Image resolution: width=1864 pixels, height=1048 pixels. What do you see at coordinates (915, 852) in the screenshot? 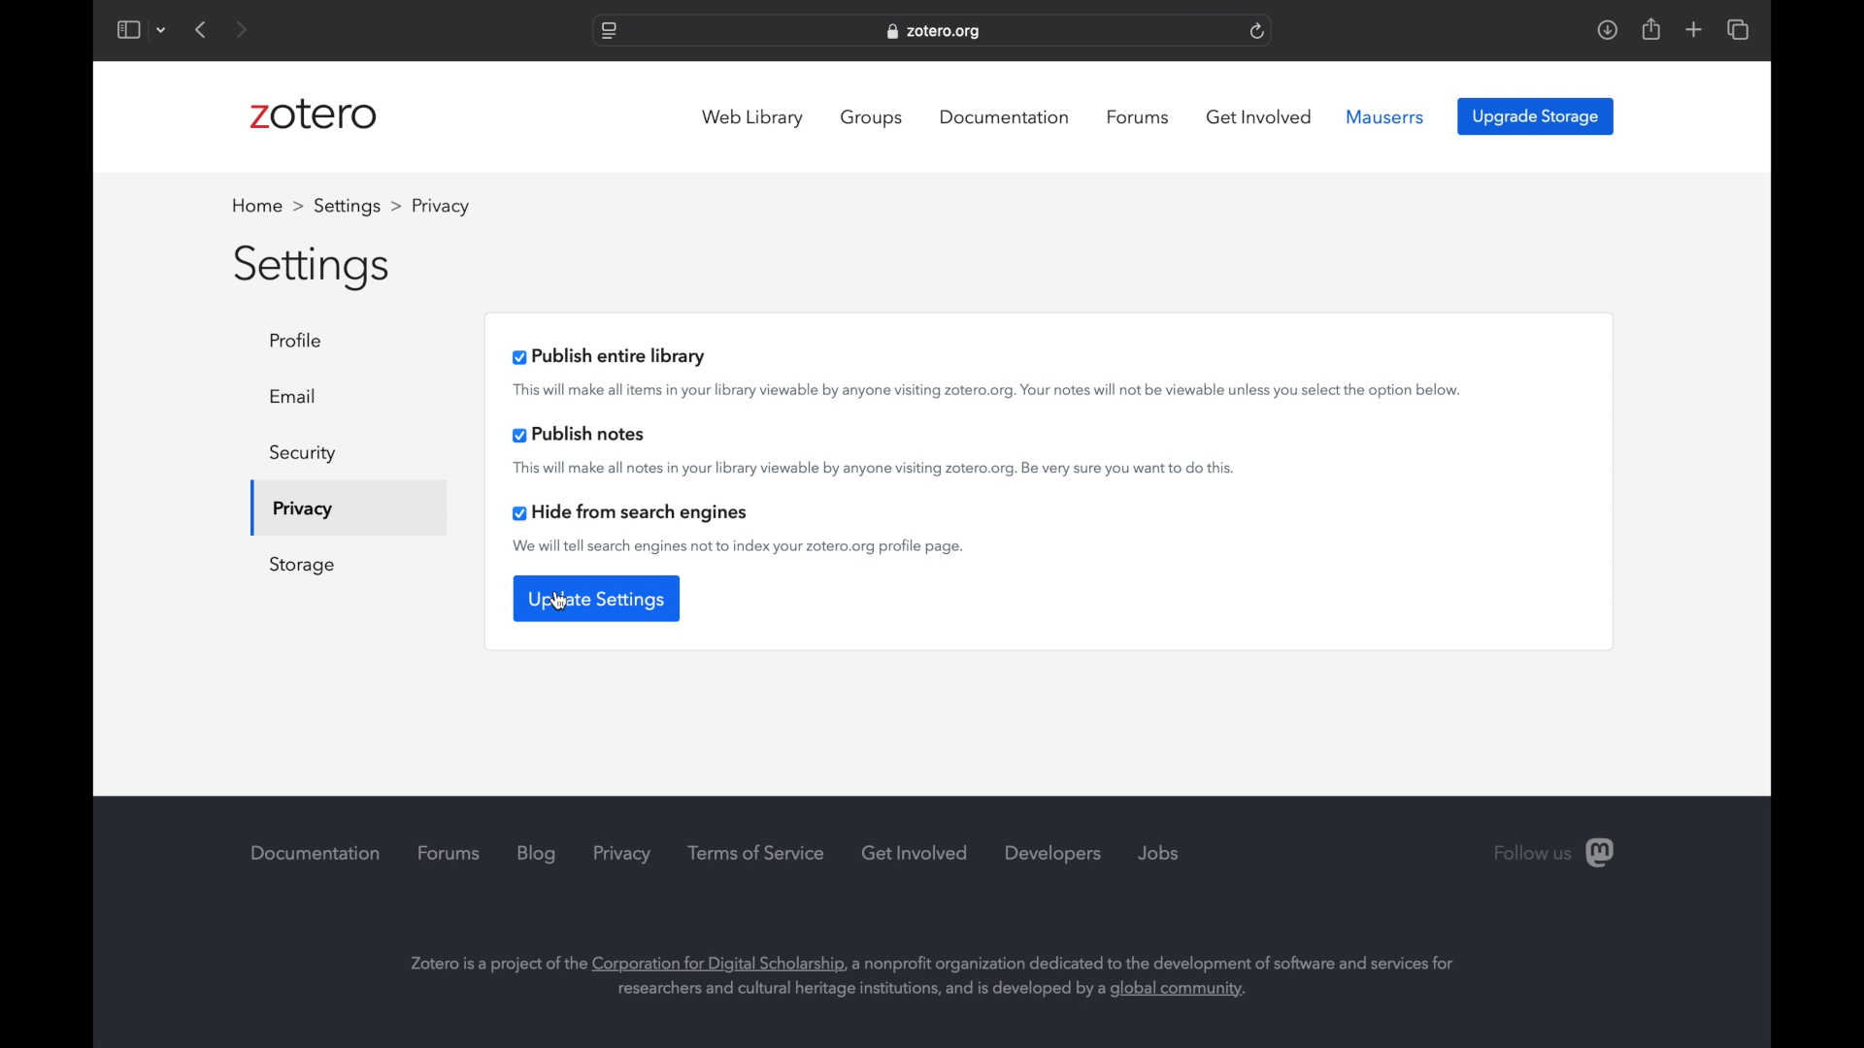
I see `get involved` at bounding box center [915, 852].